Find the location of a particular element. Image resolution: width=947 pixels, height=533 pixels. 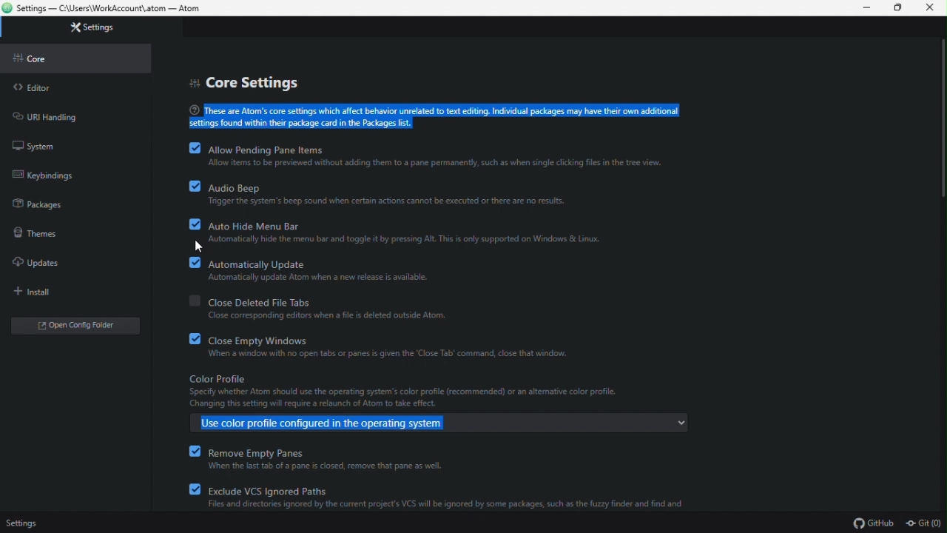

install is located at coordinates (35, 292).